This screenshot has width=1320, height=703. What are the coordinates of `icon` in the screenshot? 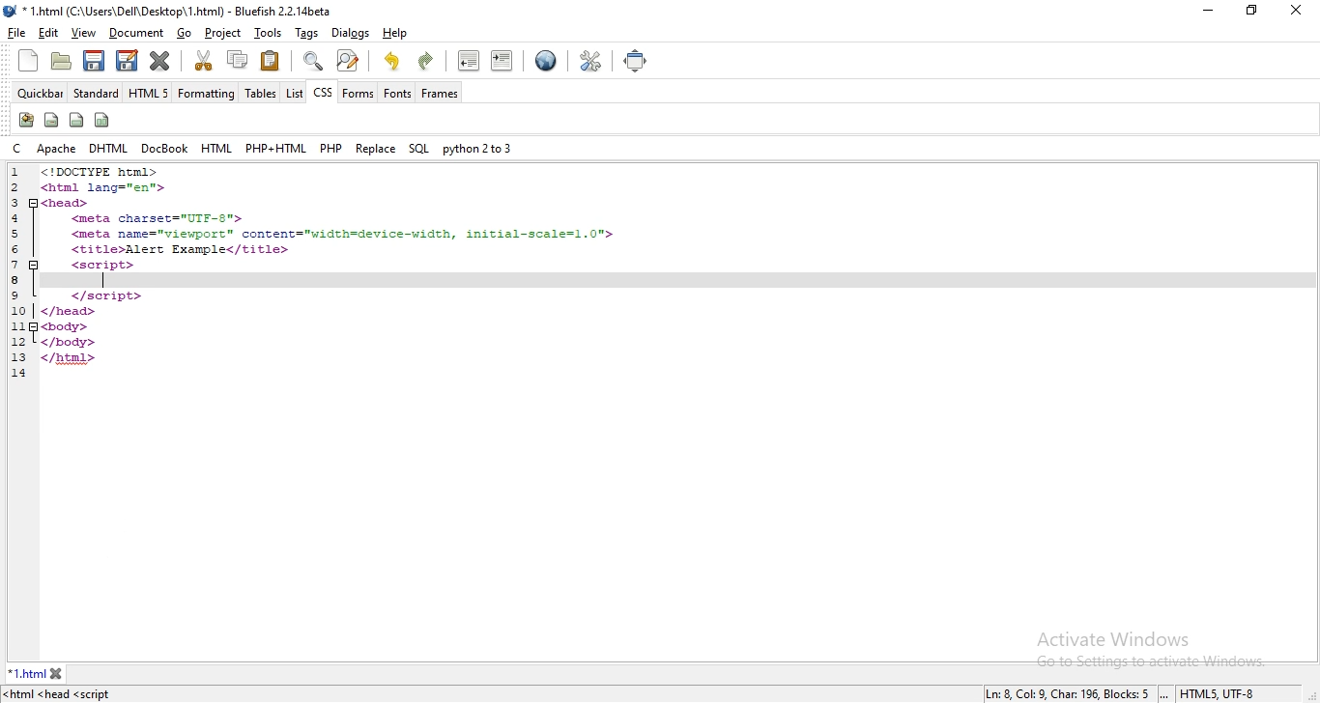 It's located at (25, 121).